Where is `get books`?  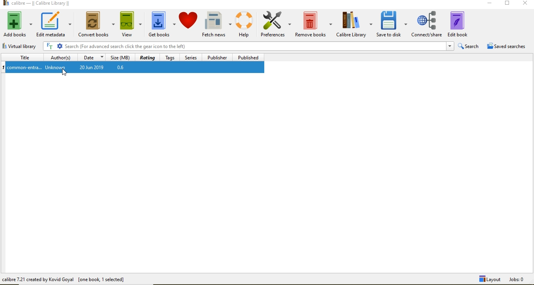 get books is located at coordinates (162, 24).